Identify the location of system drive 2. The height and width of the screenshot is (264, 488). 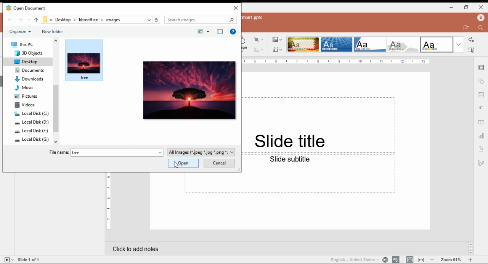
(32, 122).